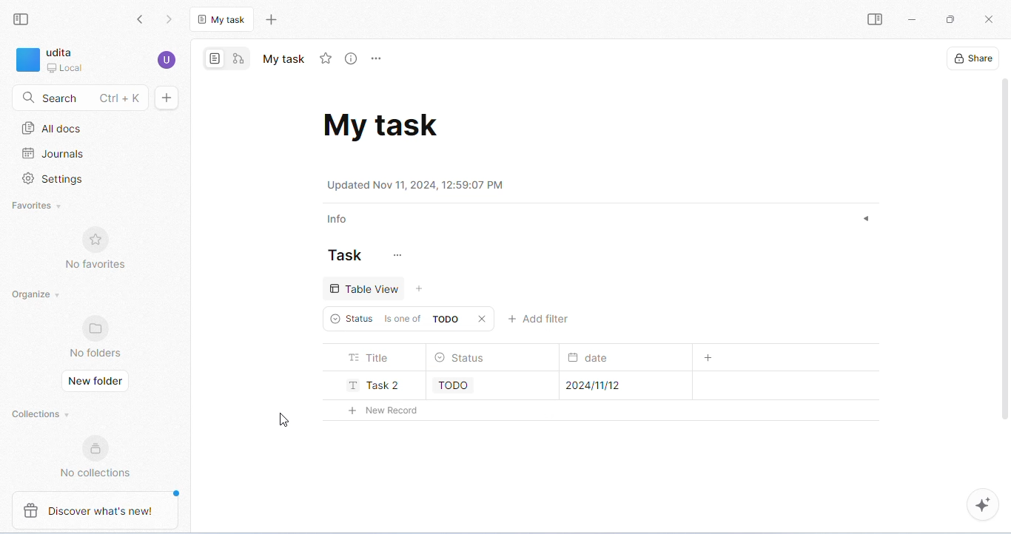 This screenshot has height=534, width=1011. What do you see at coordinates (94, 249) in the screenshot?
I see `no favorites` at bounding box center [94, 249].